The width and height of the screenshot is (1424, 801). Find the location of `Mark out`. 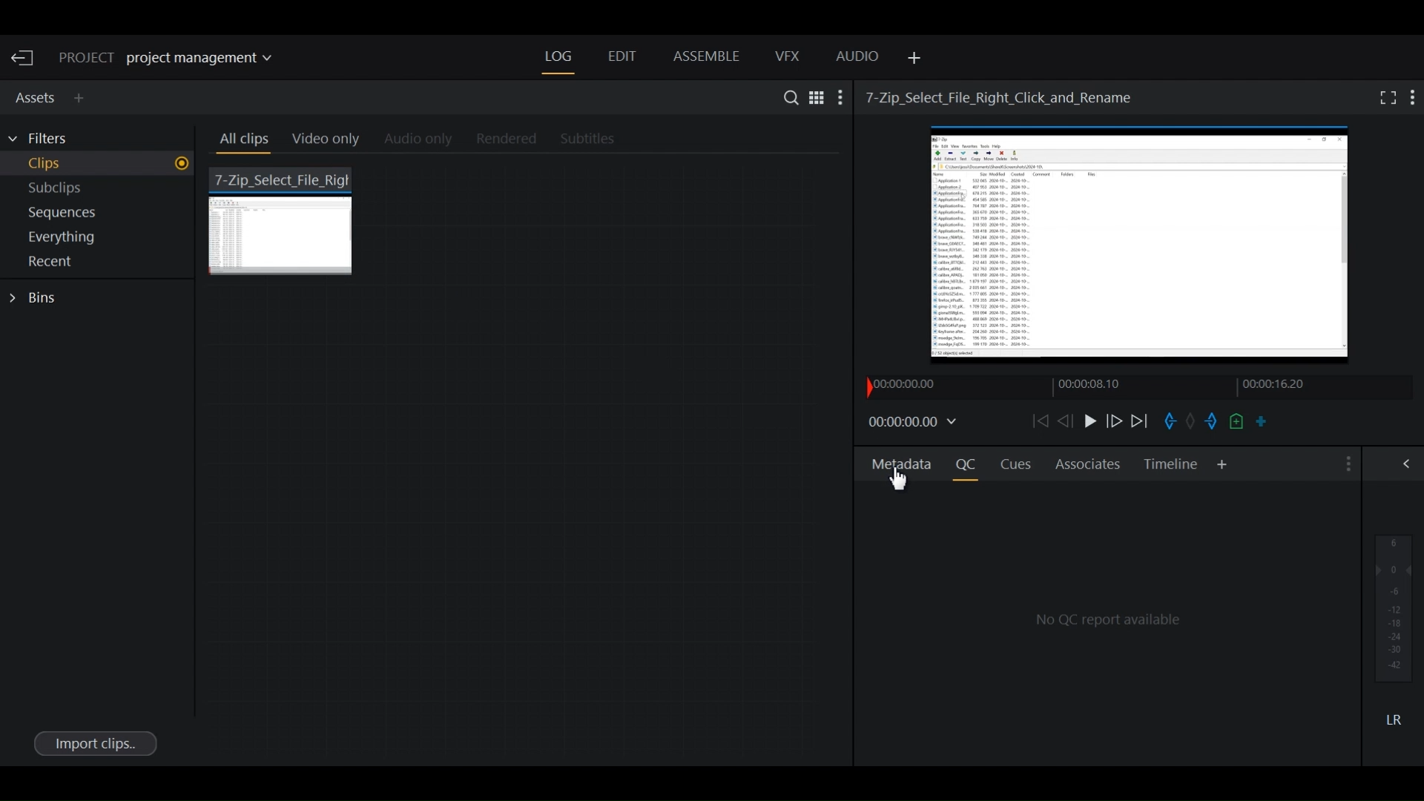

Mark out is located at coordinates (1210, 422).